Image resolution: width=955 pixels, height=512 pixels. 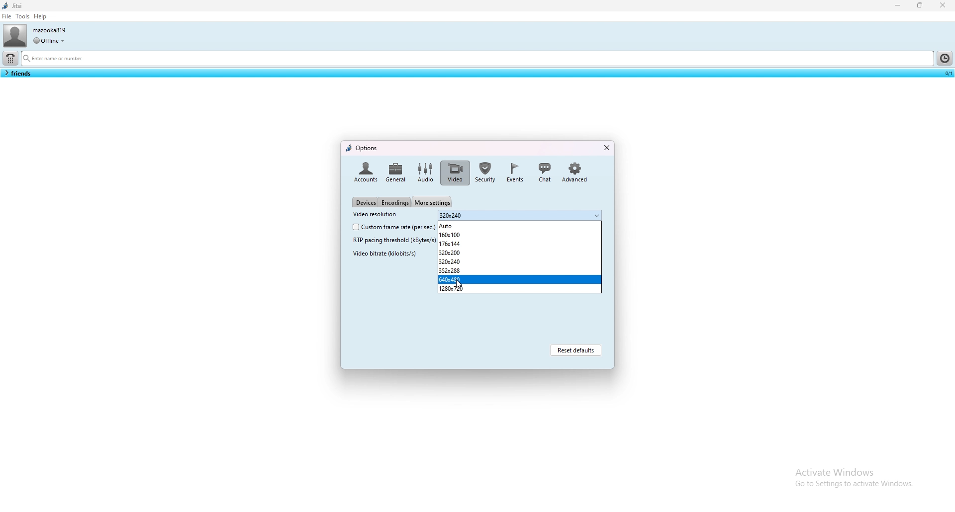 What do you see at coordinates (49, 40) in the screenshot?
I see `user status` at bounding box center [49, 40].